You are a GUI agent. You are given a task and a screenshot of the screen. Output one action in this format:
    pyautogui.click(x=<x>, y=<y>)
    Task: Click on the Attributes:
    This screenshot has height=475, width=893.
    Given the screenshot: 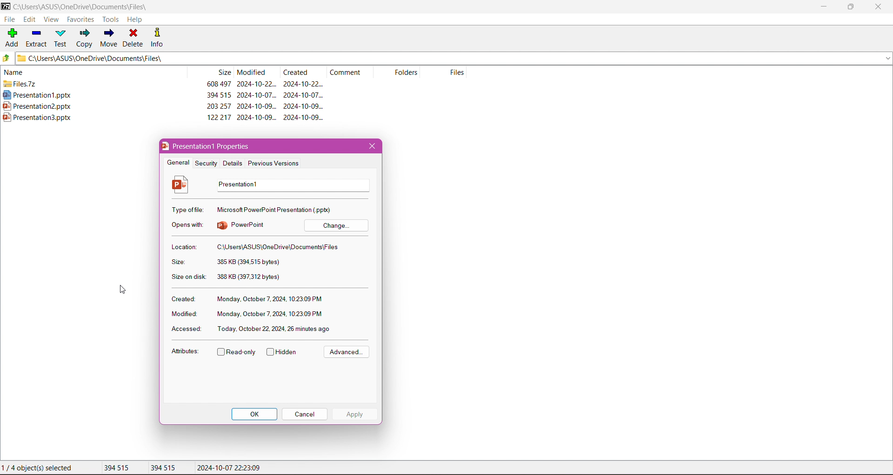 What is the action you would take?
    pyautogui.click(x=187, y=351)
    